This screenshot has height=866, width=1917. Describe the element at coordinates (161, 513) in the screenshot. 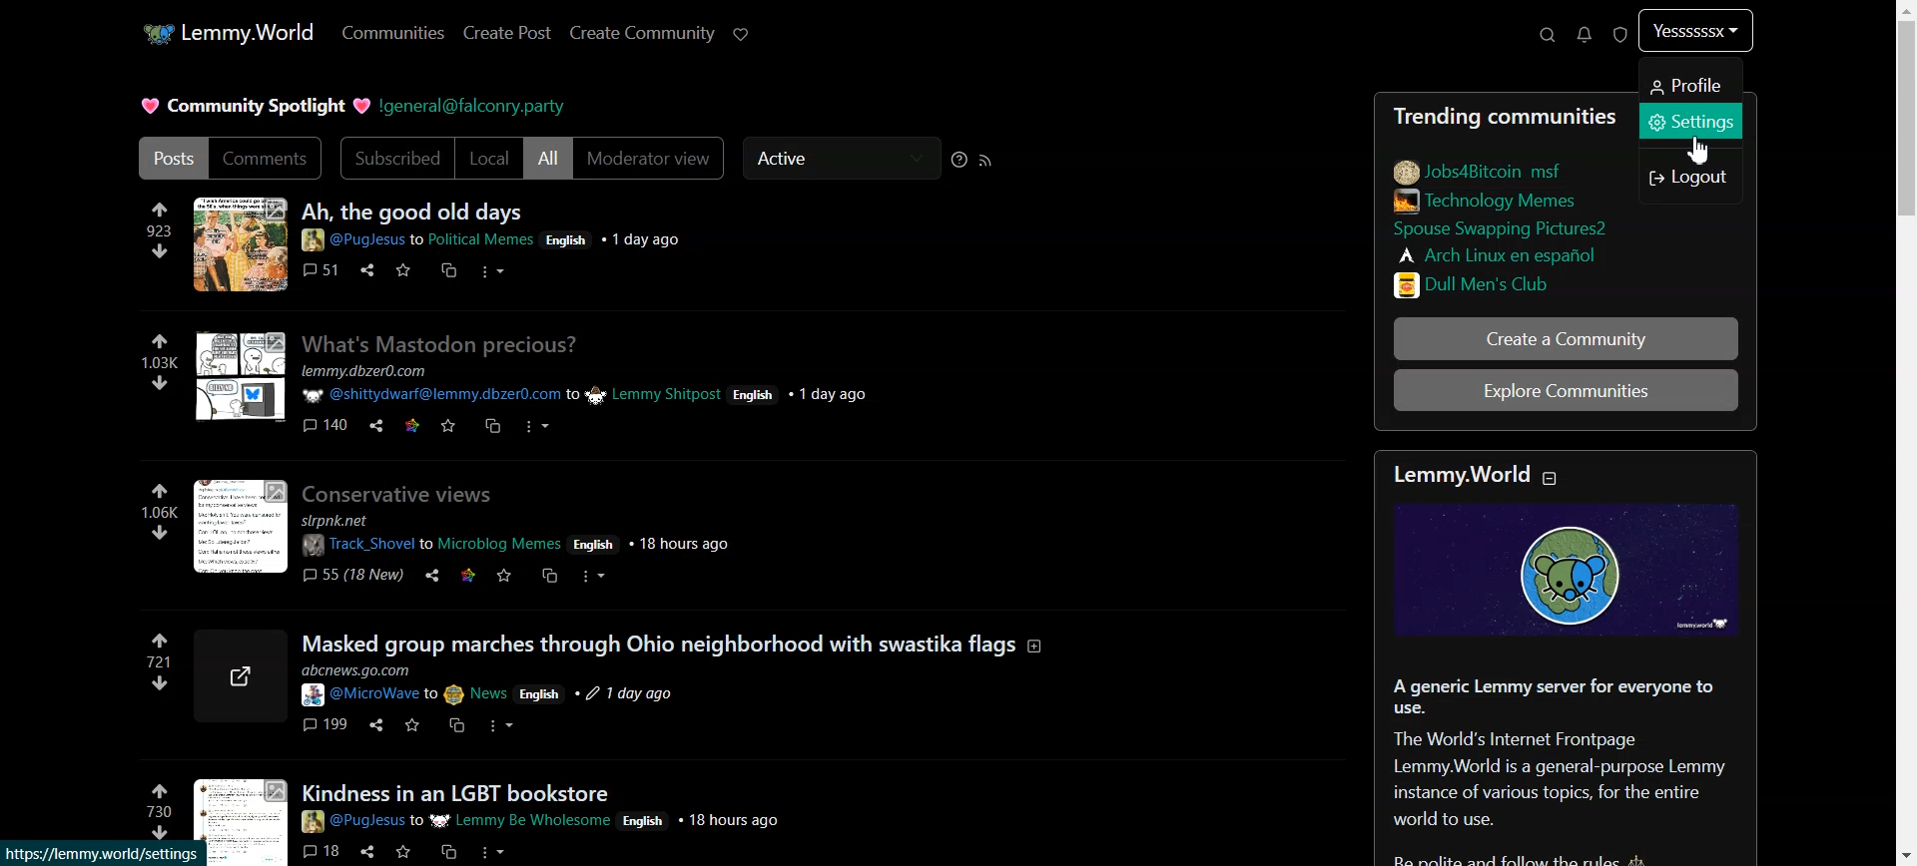

I see `numbers` at that location.